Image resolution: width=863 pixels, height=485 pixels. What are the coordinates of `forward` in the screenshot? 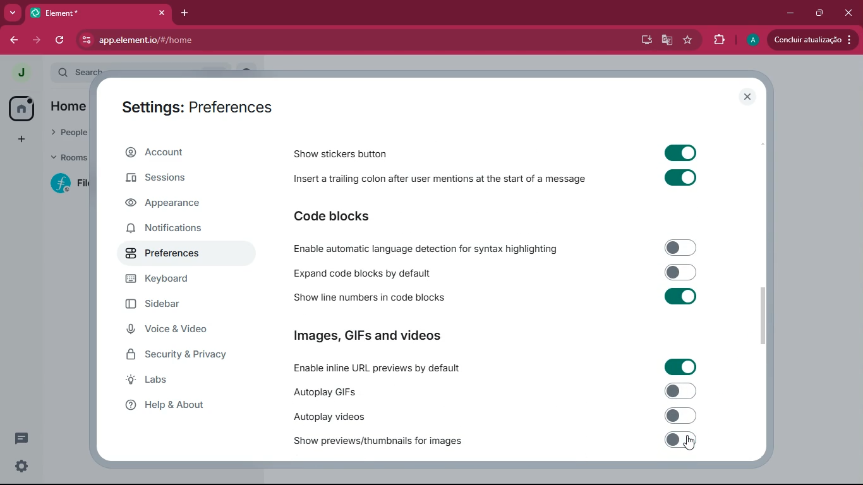 It's located at (35, 41).